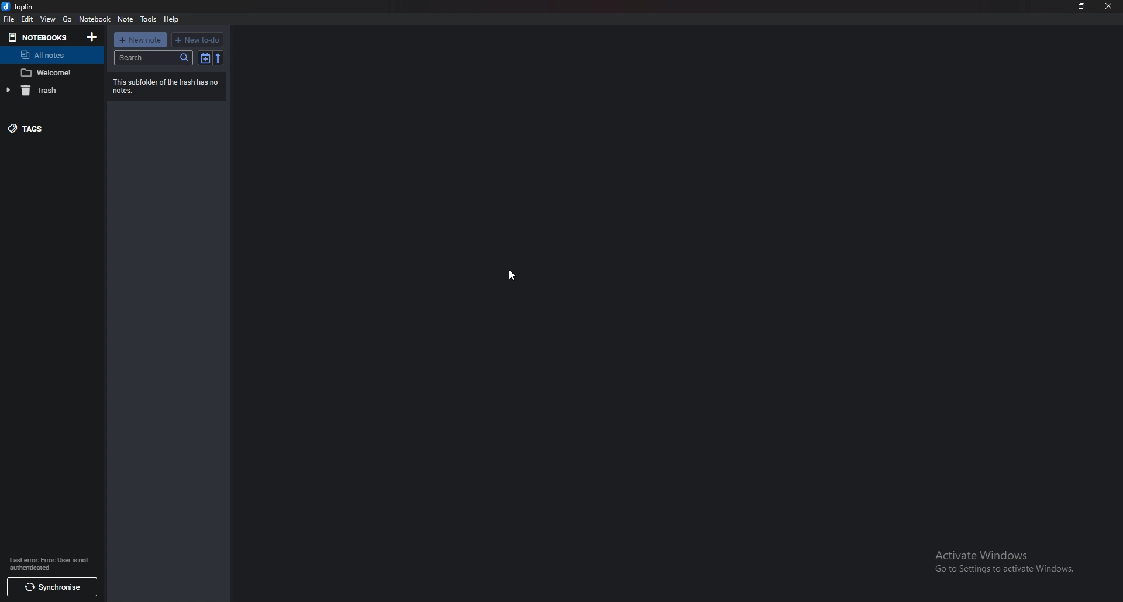  I want to click on minimize, so click(1055, 6).